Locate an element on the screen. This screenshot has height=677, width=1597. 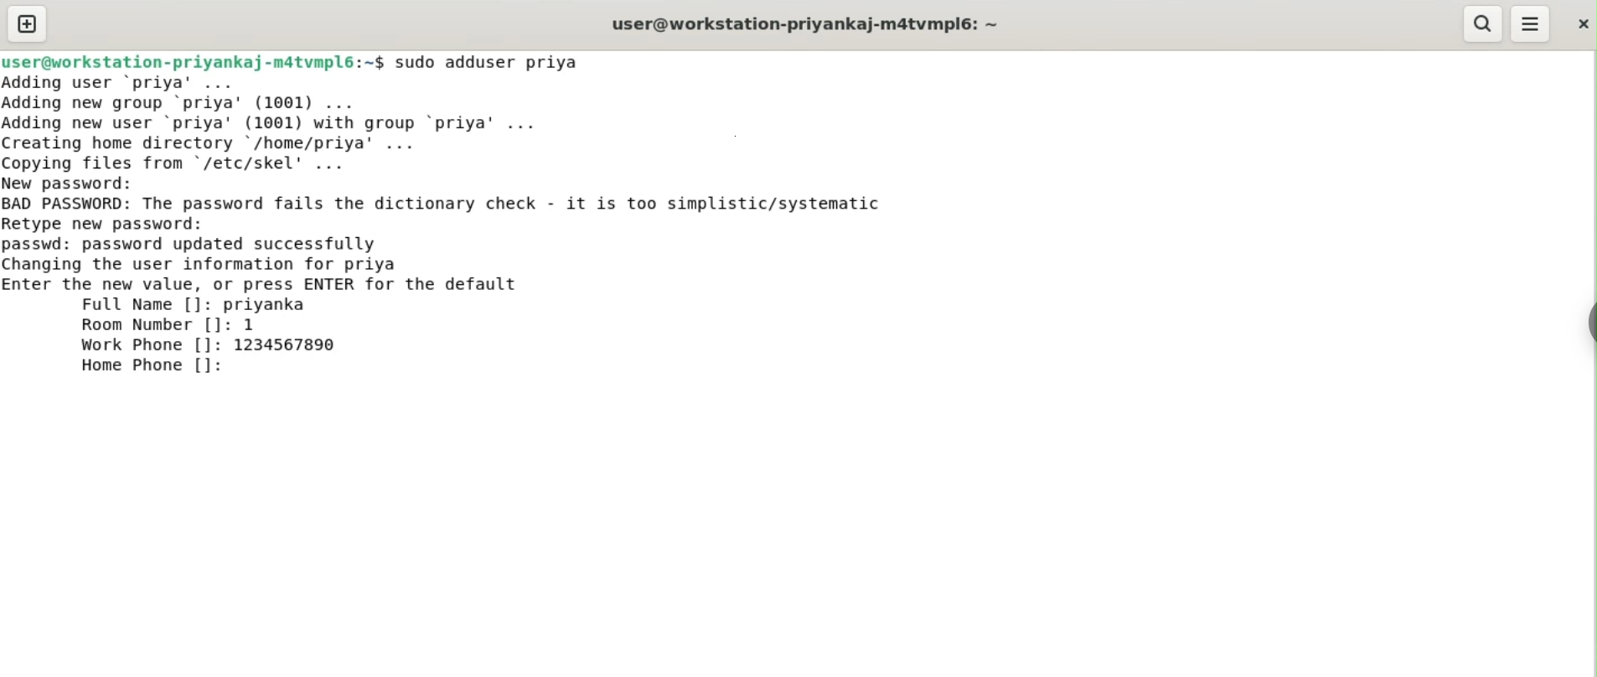
close is located at coordinates (1581, 23).